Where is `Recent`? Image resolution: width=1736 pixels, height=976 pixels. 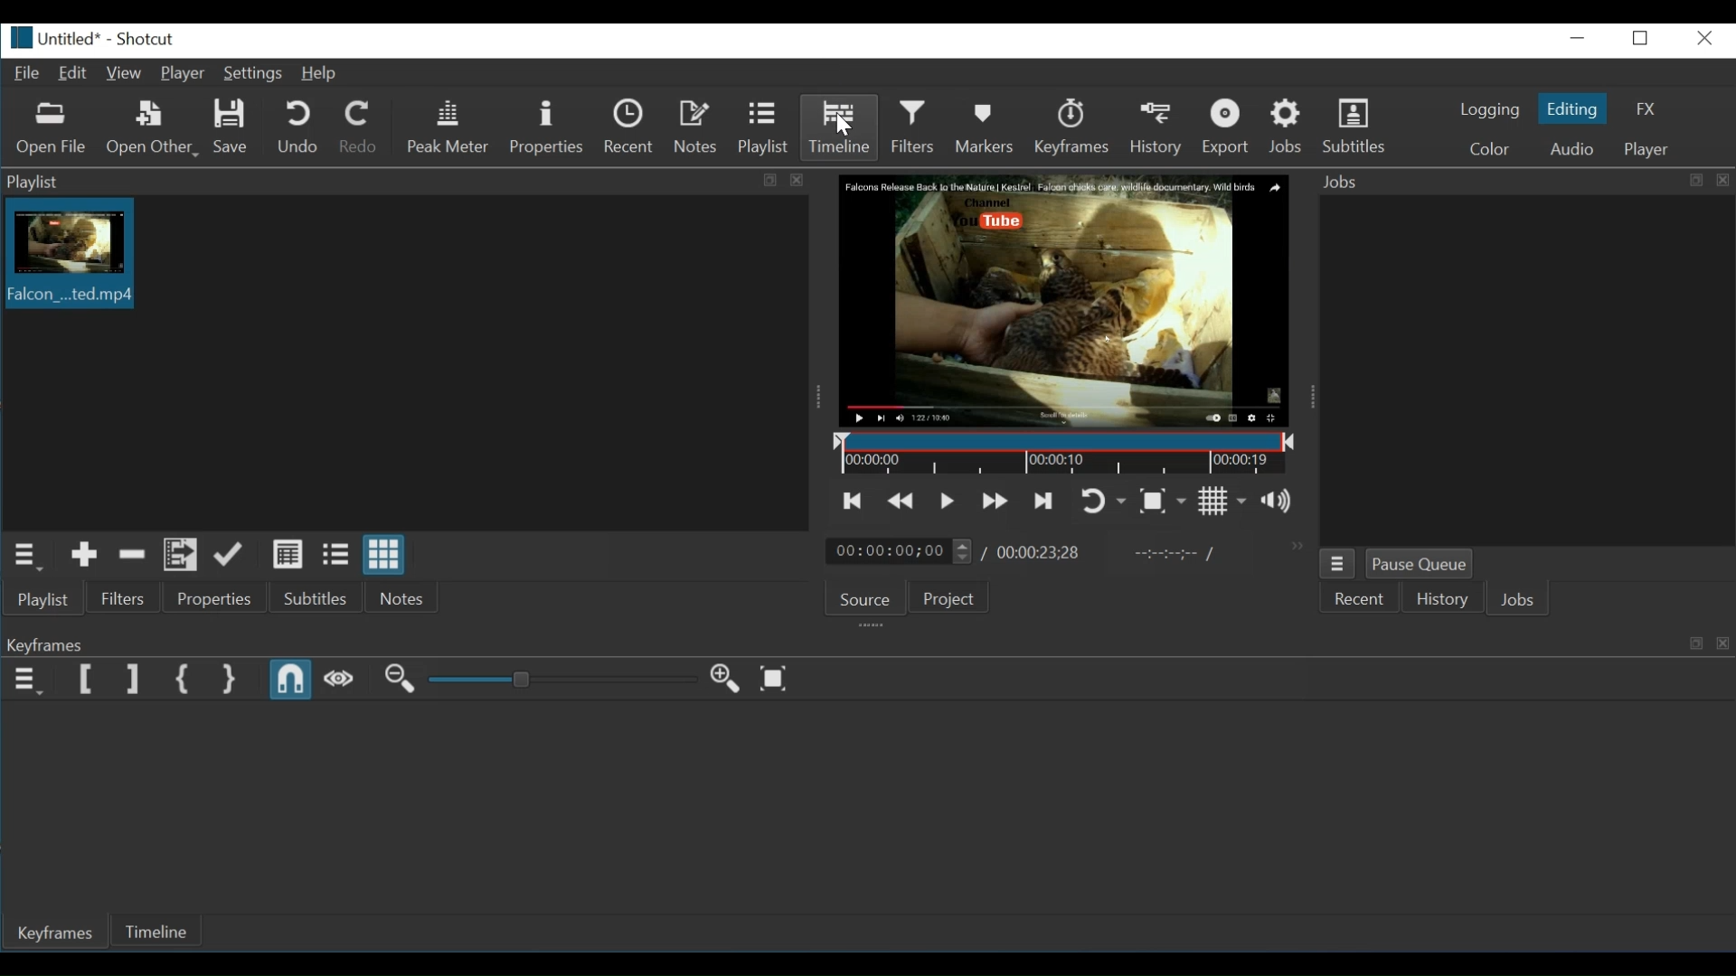
Recent is located at coordinates (630, 127).